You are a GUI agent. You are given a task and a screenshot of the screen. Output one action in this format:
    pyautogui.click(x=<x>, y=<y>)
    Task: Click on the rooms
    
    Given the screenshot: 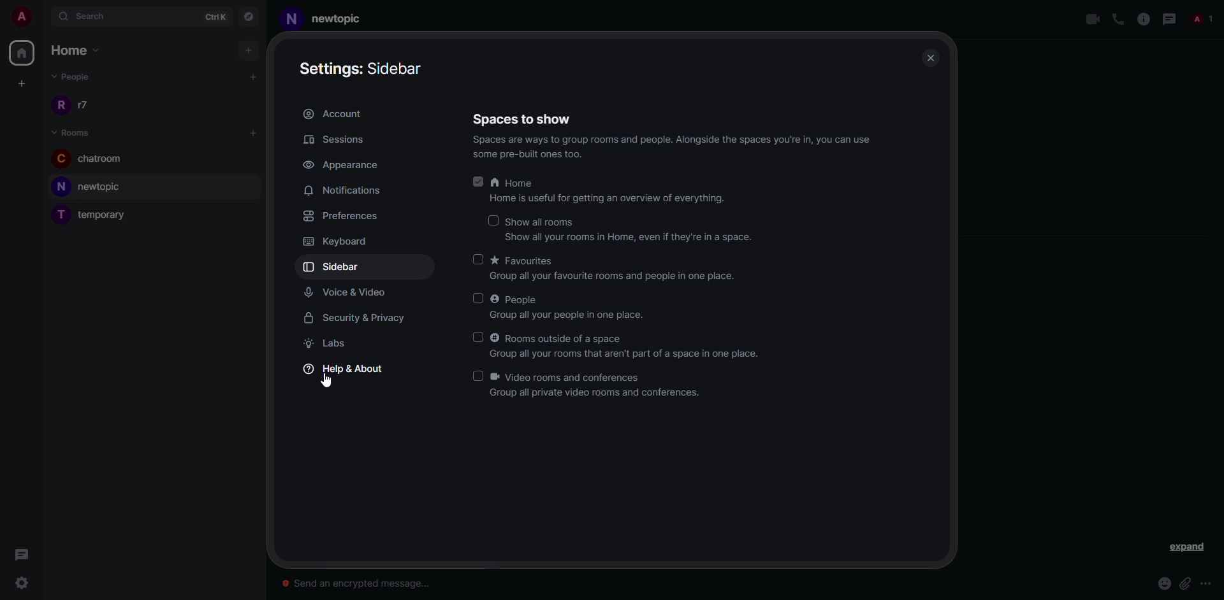 What is the action you would take?
    pyautogui.click(x=81, y=133)
    